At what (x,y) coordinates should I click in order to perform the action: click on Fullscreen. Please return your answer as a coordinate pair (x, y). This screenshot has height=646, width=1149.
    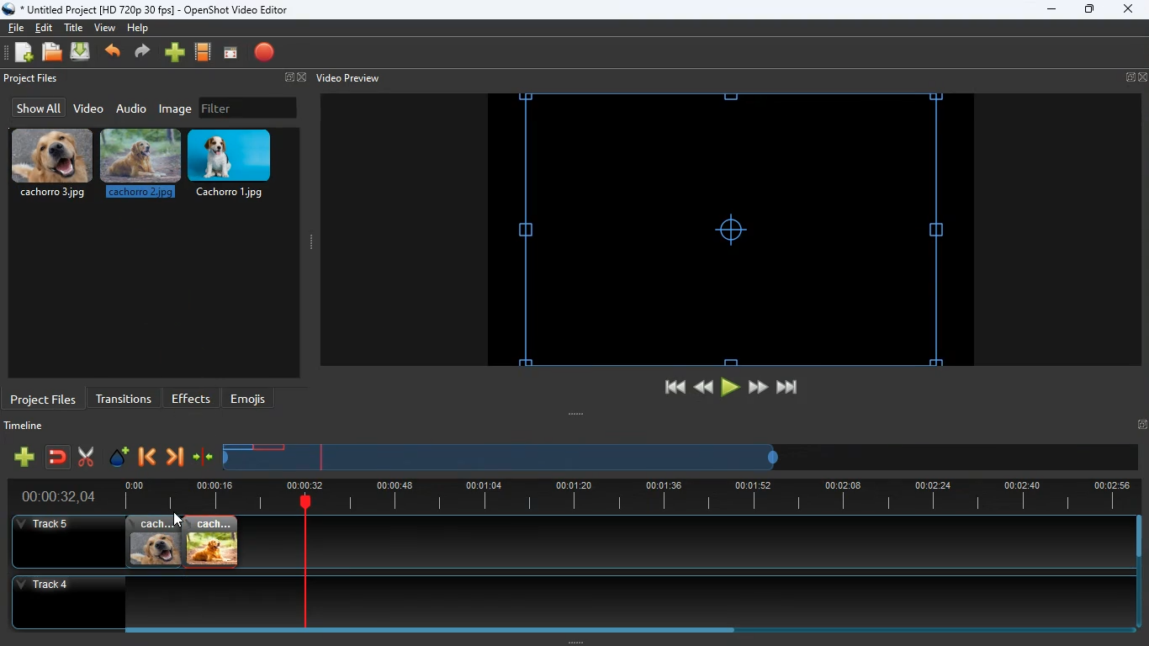
    Looking at the image, I should click on (1141, 424).